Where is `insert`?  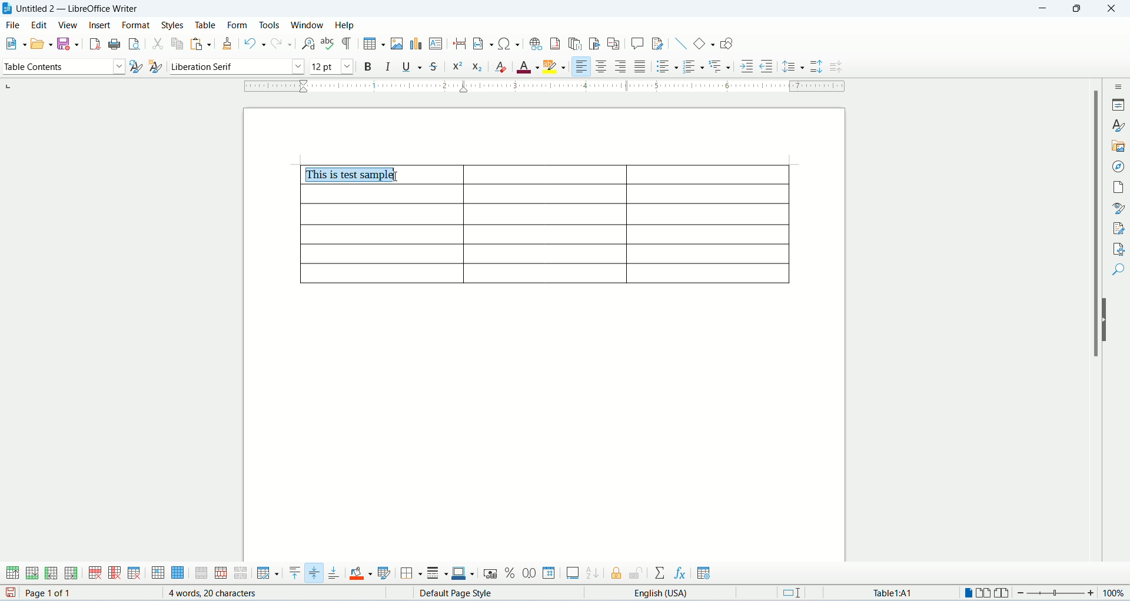 insert is located at coordinates (100, 25).